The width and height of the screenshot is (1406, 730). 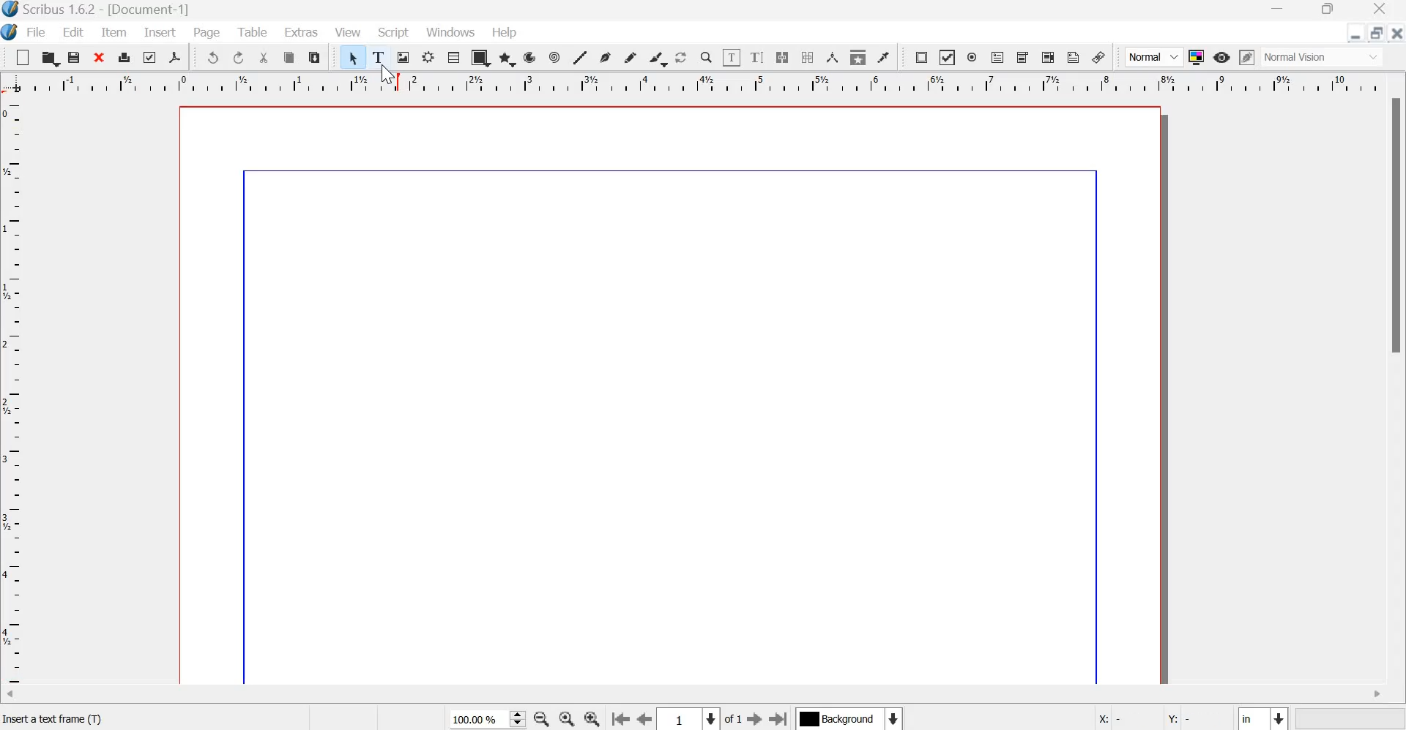 What do you see at coordinates (147, 56) in the screenshot?
I see `preflight verifier` at bounding box center [147, 56].